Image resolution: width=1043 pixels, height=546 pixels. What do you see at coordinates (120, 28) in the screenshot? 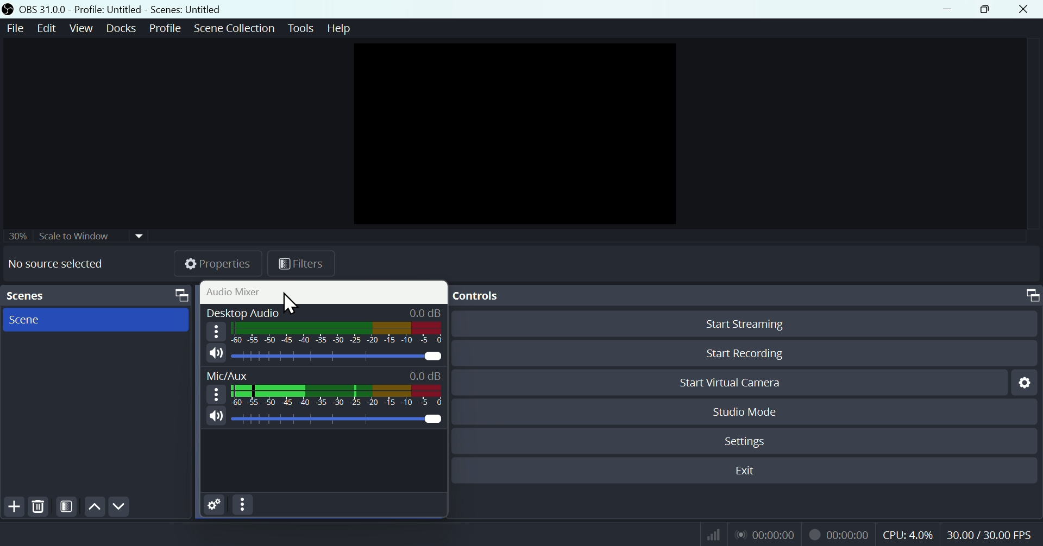
I see `Docks` at bounding box center [120, 28].